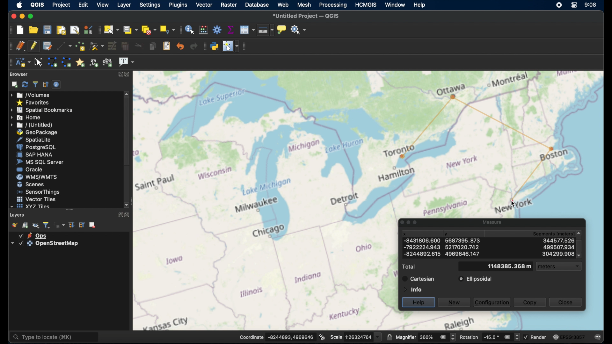 The image size is (612, 344). Describe the element at coordinates (31, 16) in the screenshot. I see `maximize` at that location.